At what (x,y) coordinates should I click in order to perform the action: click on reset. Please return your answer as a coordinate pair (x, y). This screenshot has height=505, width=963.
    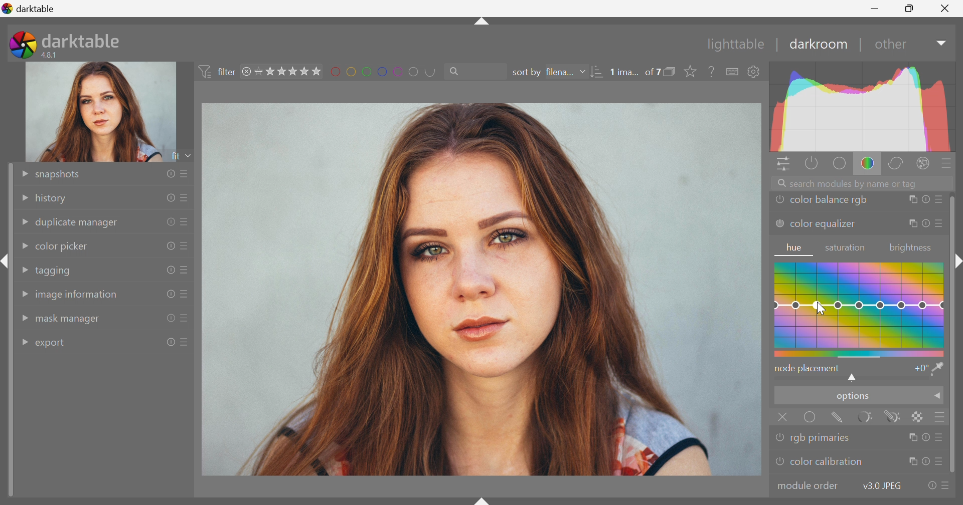
    Looking at the image, I should click on (925, 462).